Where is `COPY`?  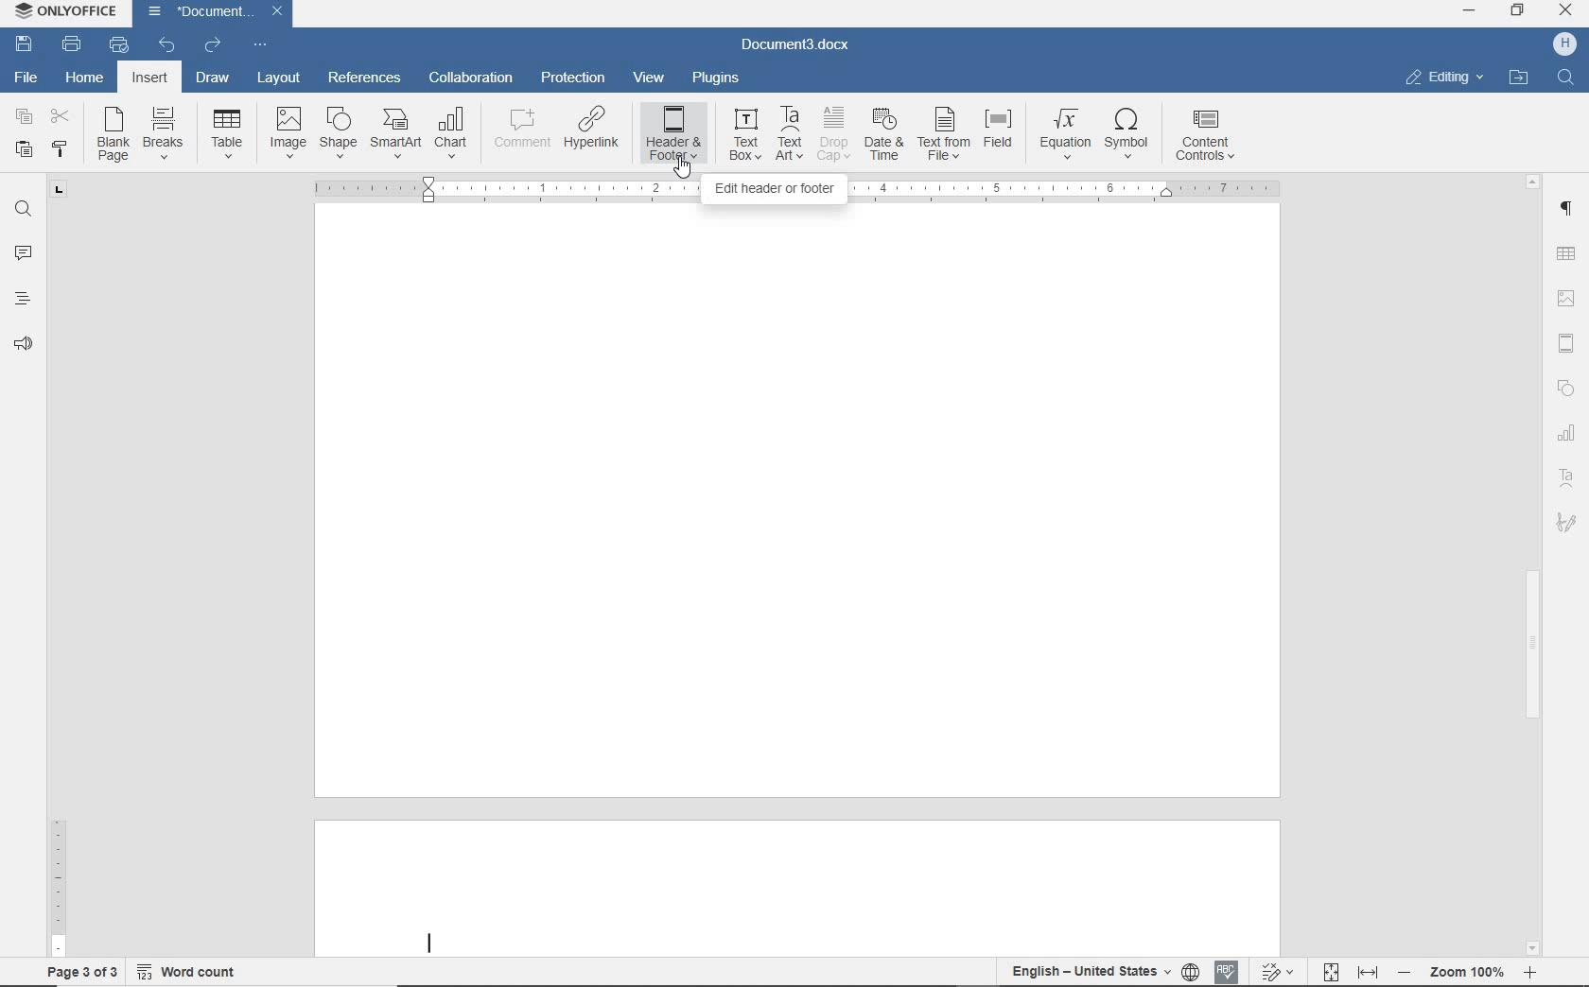 COPY is located at coordinates (24, 117).